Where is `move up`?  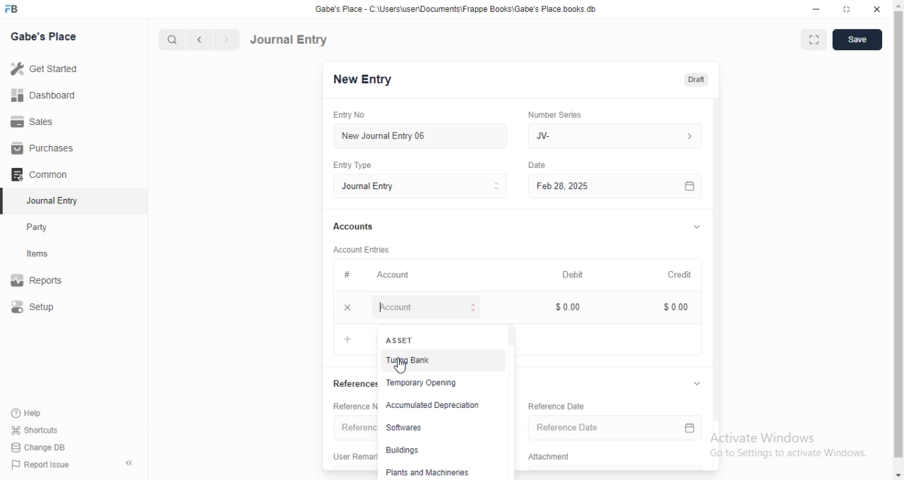
move up is located at coordinates (898, 4).